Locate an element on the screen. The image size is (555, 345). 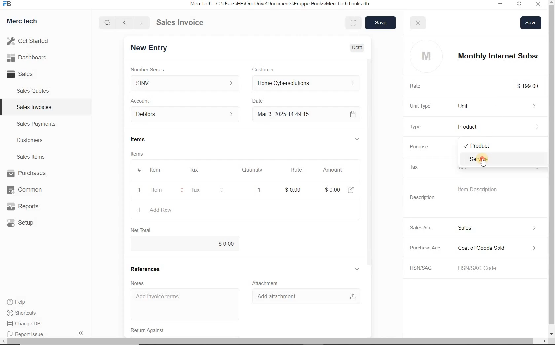
Items is located at coordinates (144, 154).